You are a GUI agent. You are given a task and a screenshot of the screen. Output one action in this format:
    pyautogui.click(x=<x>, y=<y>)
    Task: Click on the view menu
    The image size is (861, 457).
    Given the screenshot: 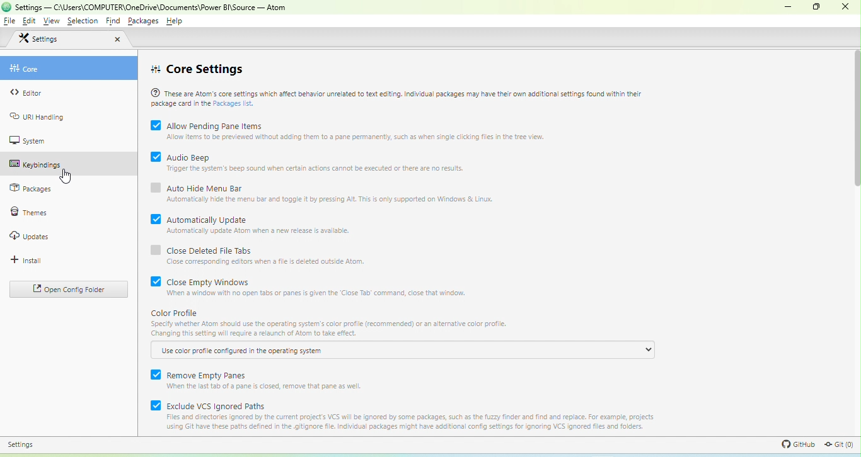 What is the action you would take?
    pyautogui.click(x=52, y=21)
    